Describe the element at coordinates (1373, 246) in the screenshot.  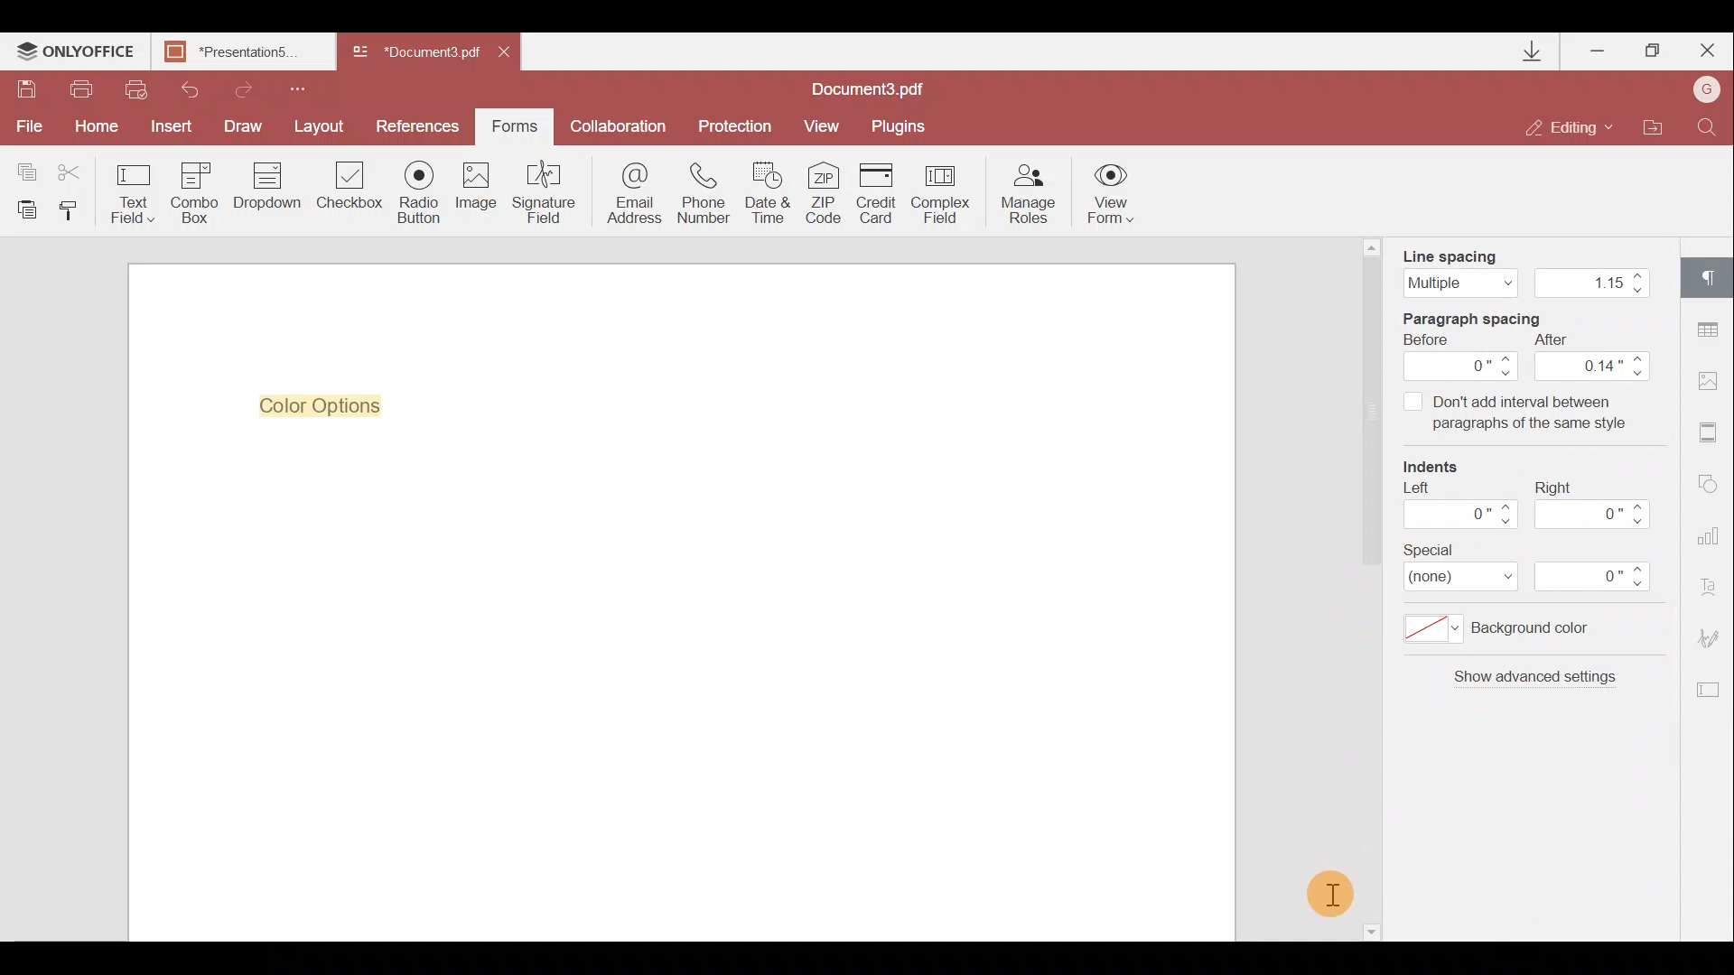
I see `Scroll up` at that location.